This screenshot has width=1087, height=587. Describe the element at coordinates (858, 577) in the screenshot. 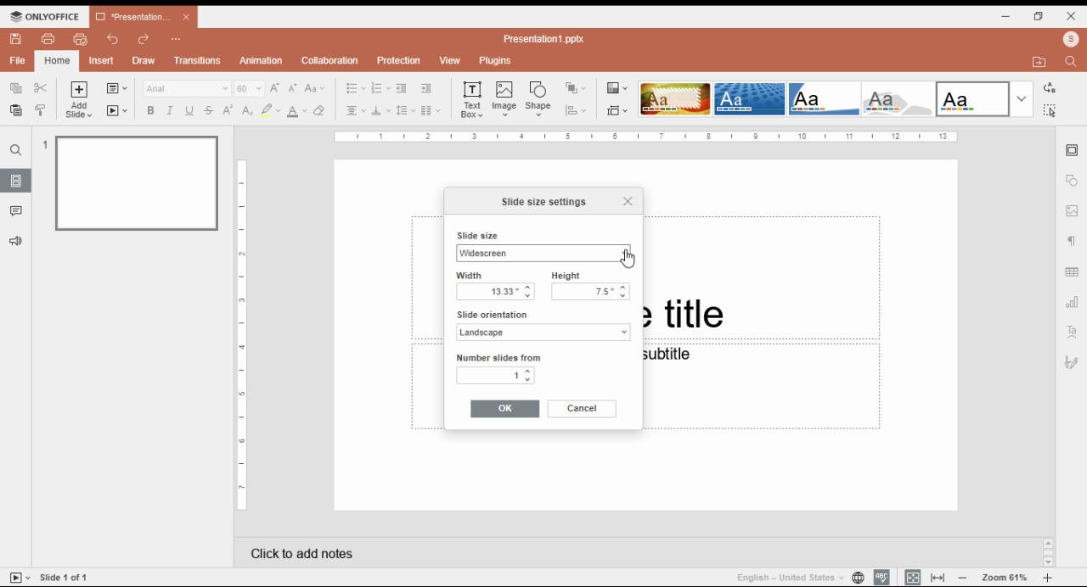

I see `set document language` at that location.